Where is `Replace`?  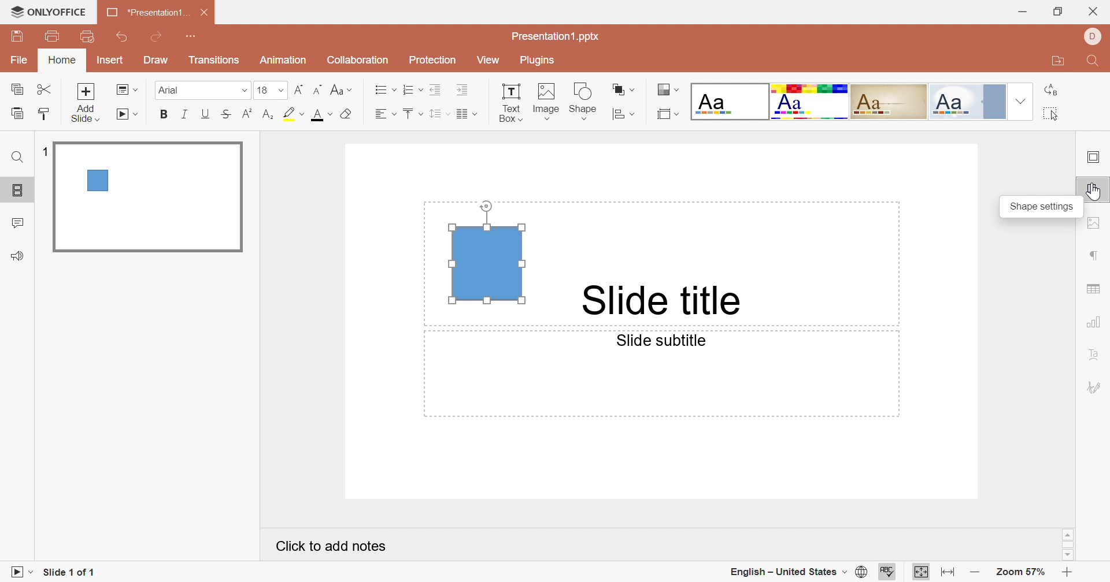 Replace is located at coordinates (1050, 87).